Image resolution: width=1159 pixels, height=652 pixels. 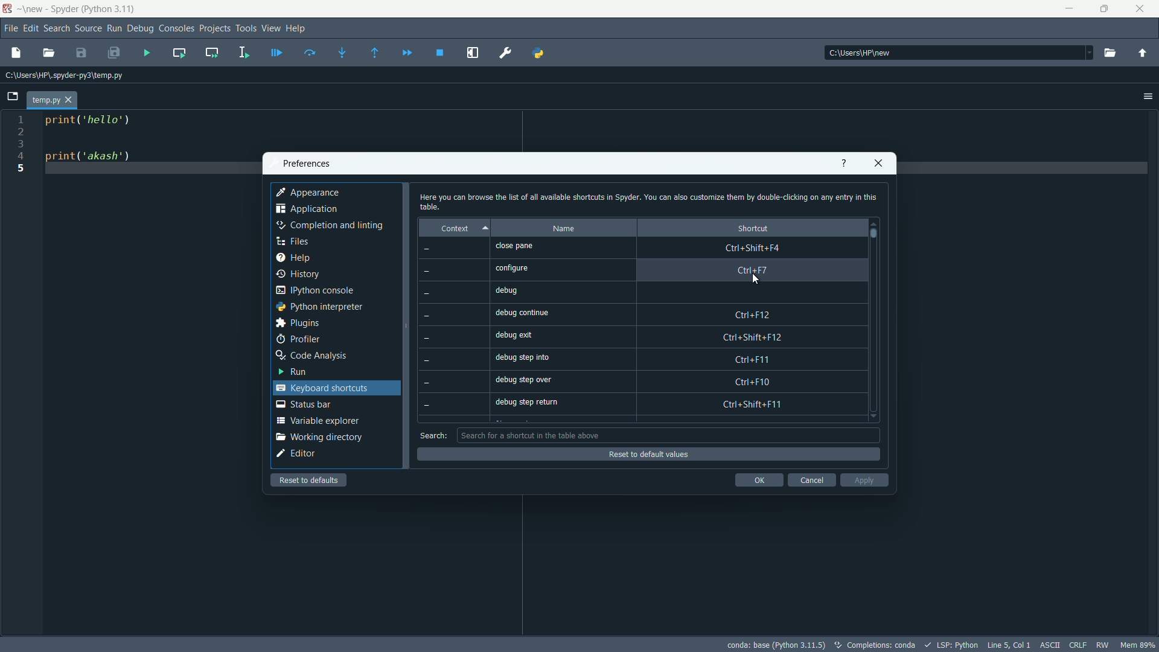 What do you see at coordinates (506, 53) in the screenshot?
I see `preferences` at bounding box center [506, 53].